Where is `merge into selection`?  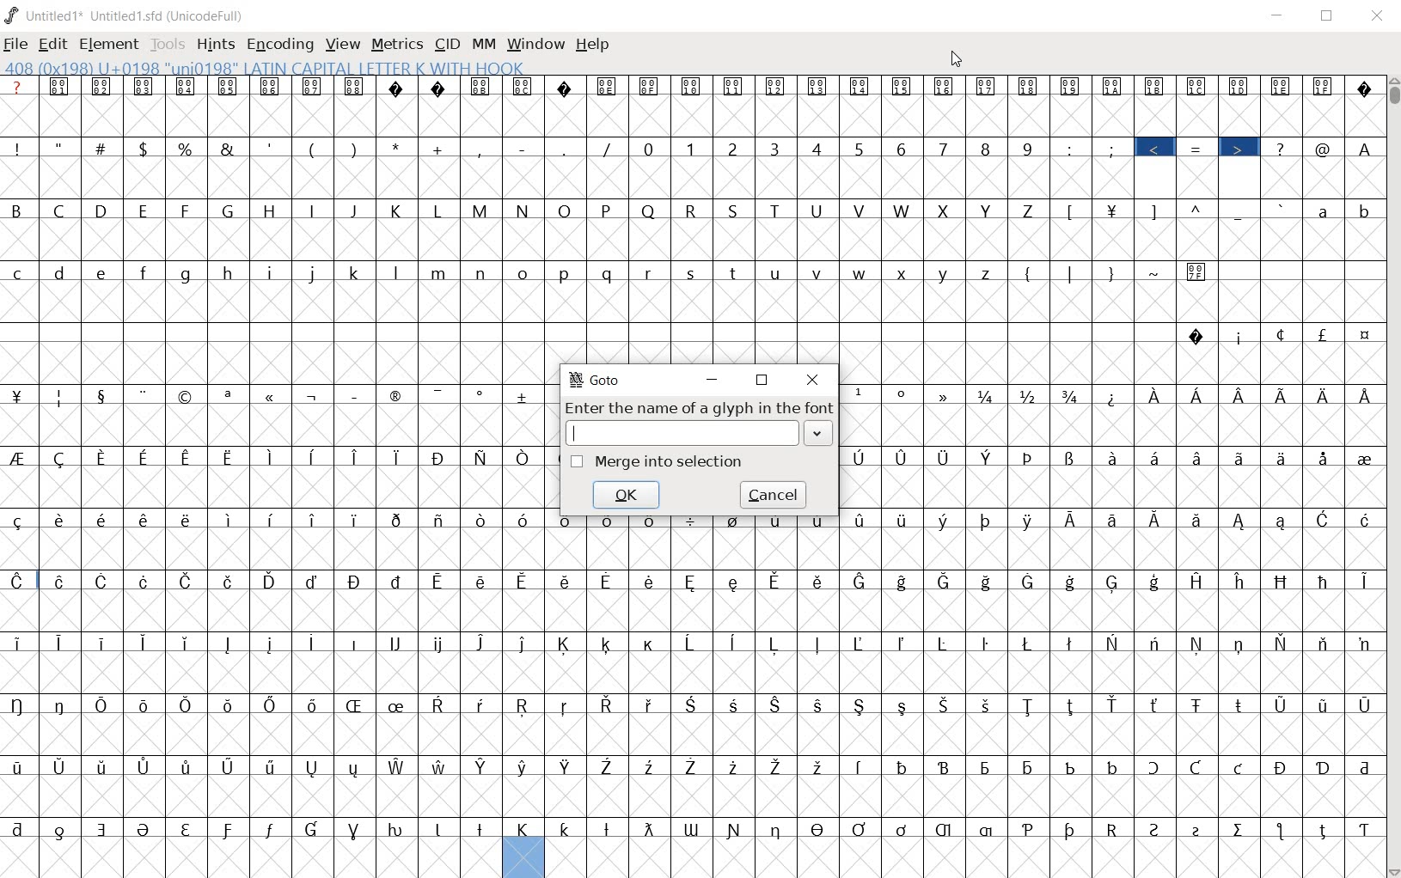
merge into selection is located at coordinates (658, 462).